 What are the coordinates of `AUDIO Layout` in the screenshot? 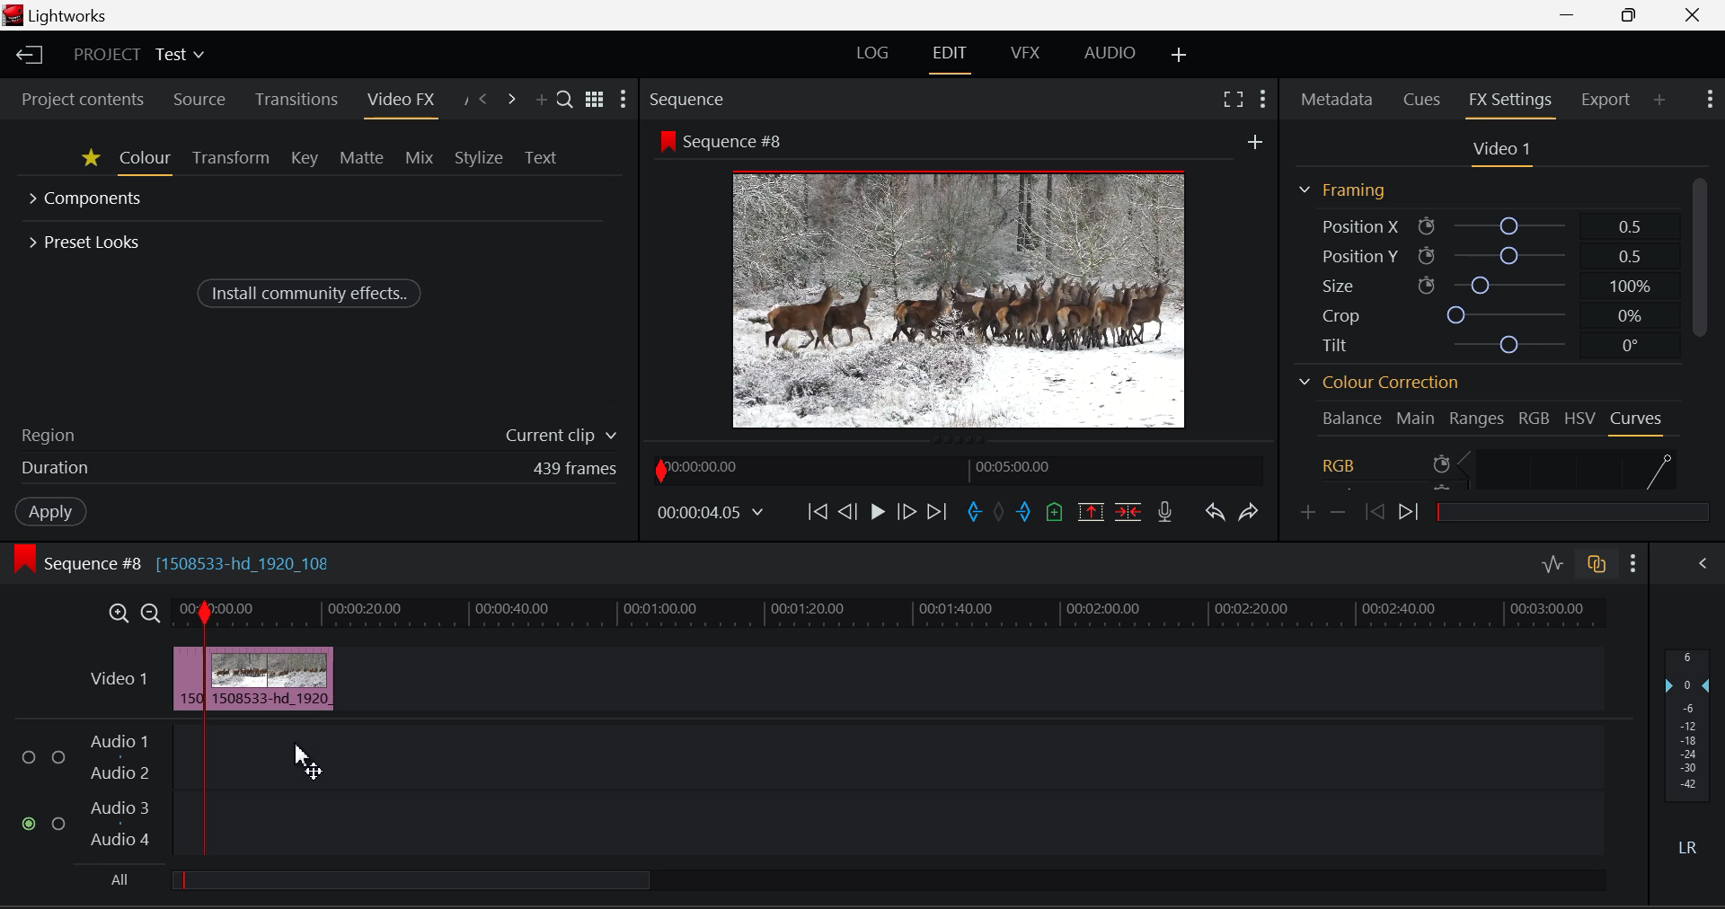 It's located at (1112, 53).